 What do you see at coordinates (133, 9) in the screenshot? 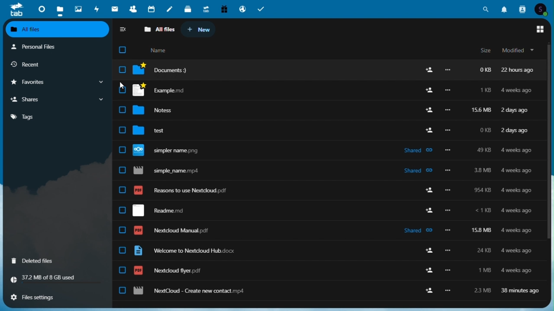
I see `Contacts` at bounding box center [133, 9].